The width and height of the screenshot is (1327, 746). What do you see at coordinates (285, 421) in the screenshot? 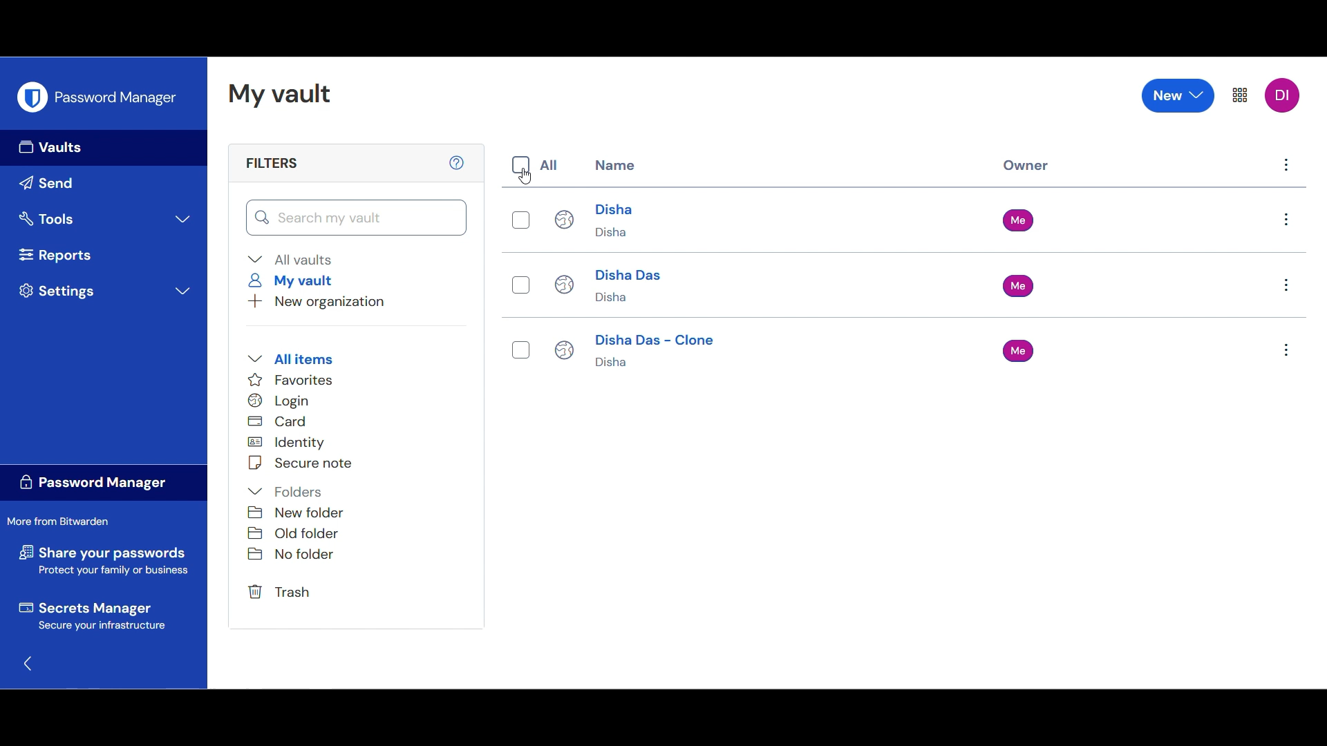
I see `Card` at bounding box center [285, 421].